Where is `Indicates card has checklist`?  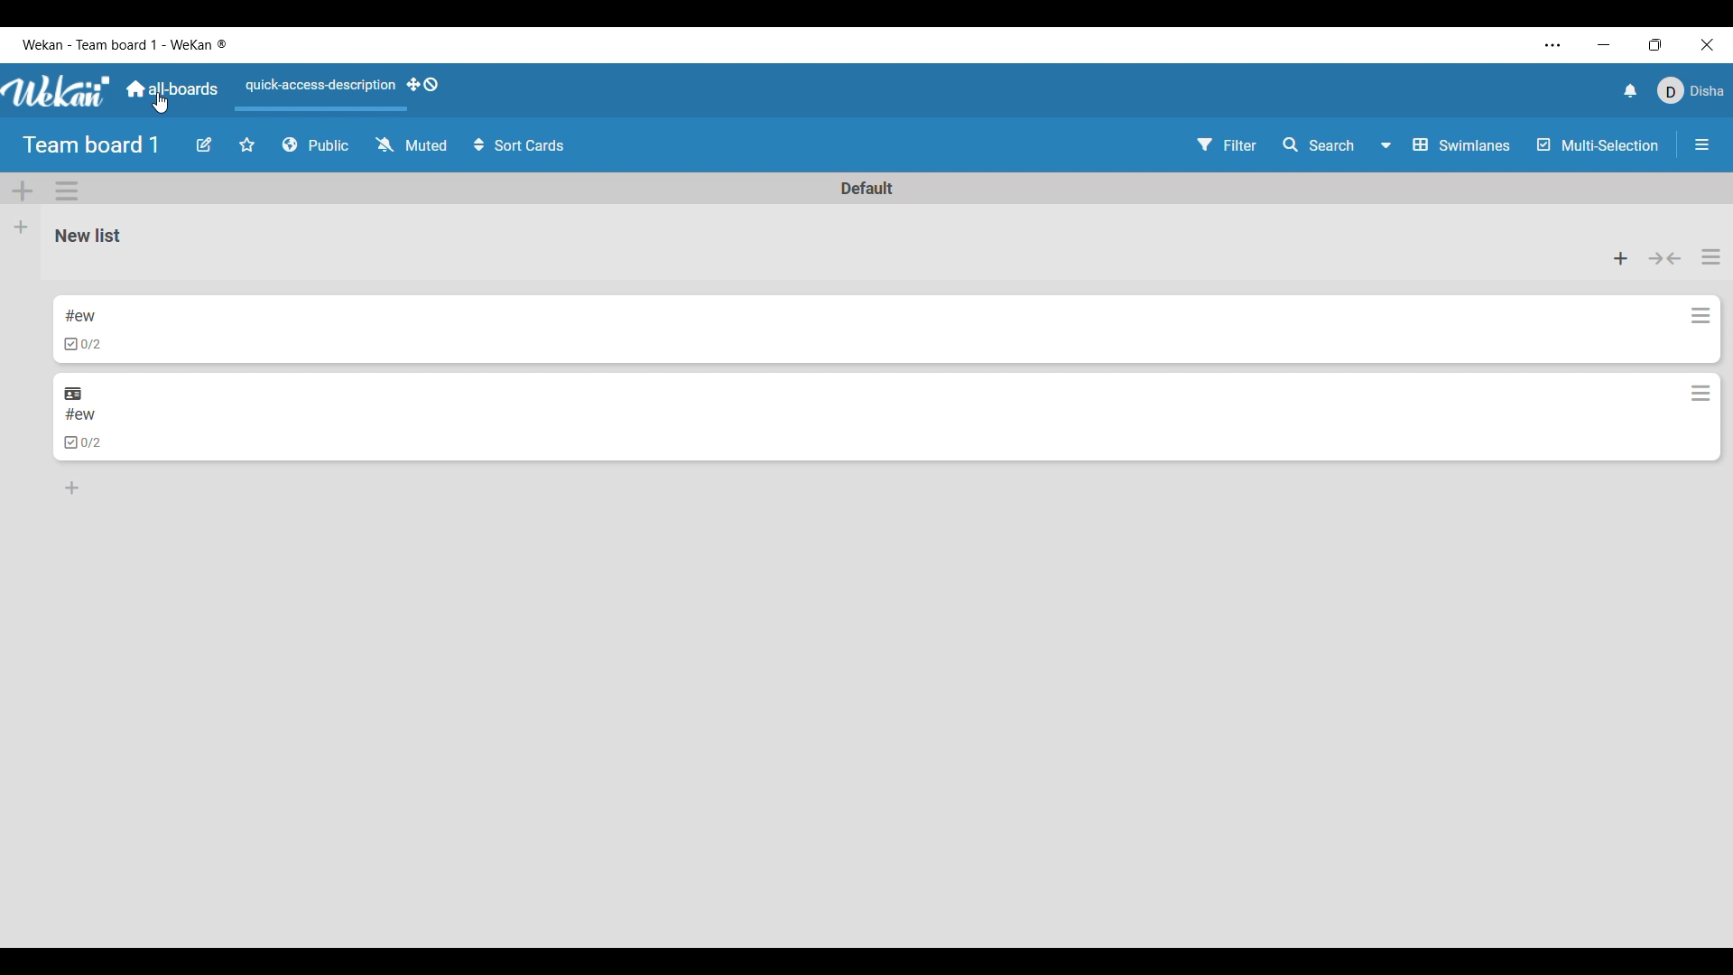
Indicates card has checklist is located at coordinates (82, 443).